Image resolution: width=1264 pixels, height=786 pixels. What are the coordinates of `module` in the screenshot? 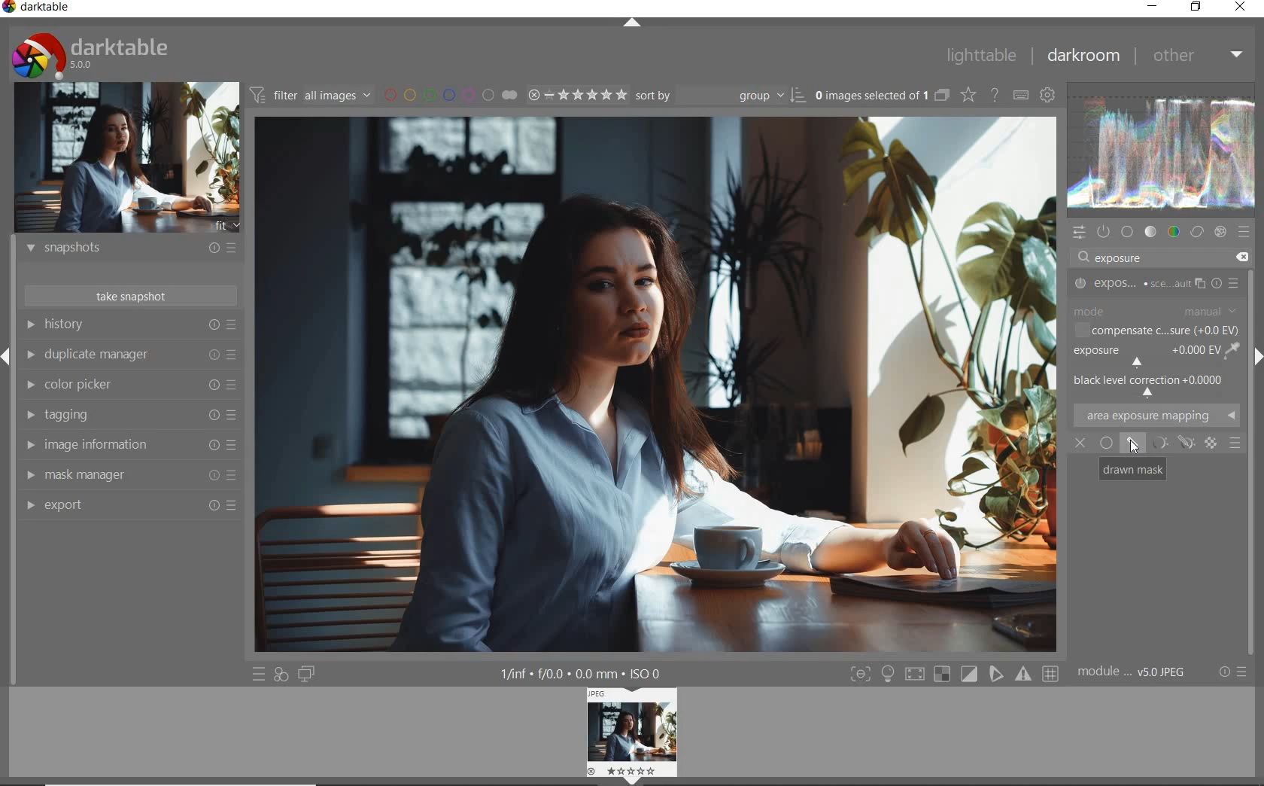 It's located at (1134, 674).